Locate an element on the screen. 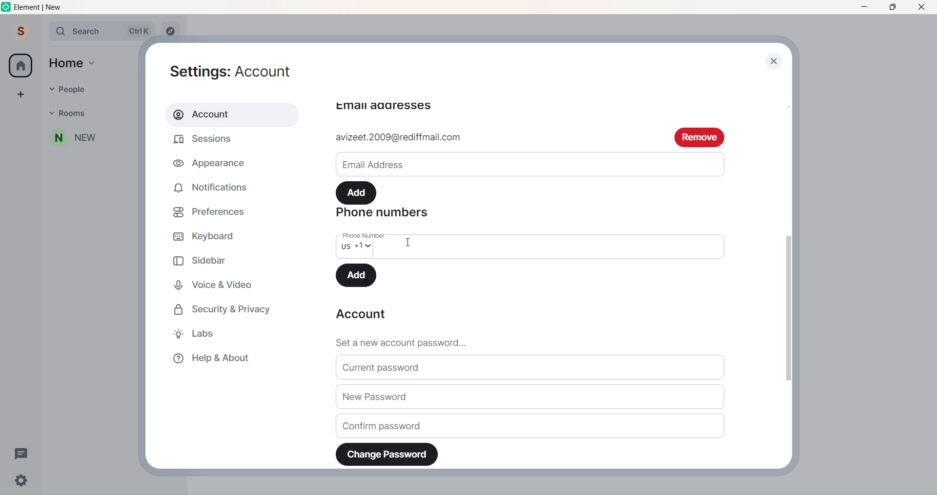  Add is located at coordinates (358, 191).